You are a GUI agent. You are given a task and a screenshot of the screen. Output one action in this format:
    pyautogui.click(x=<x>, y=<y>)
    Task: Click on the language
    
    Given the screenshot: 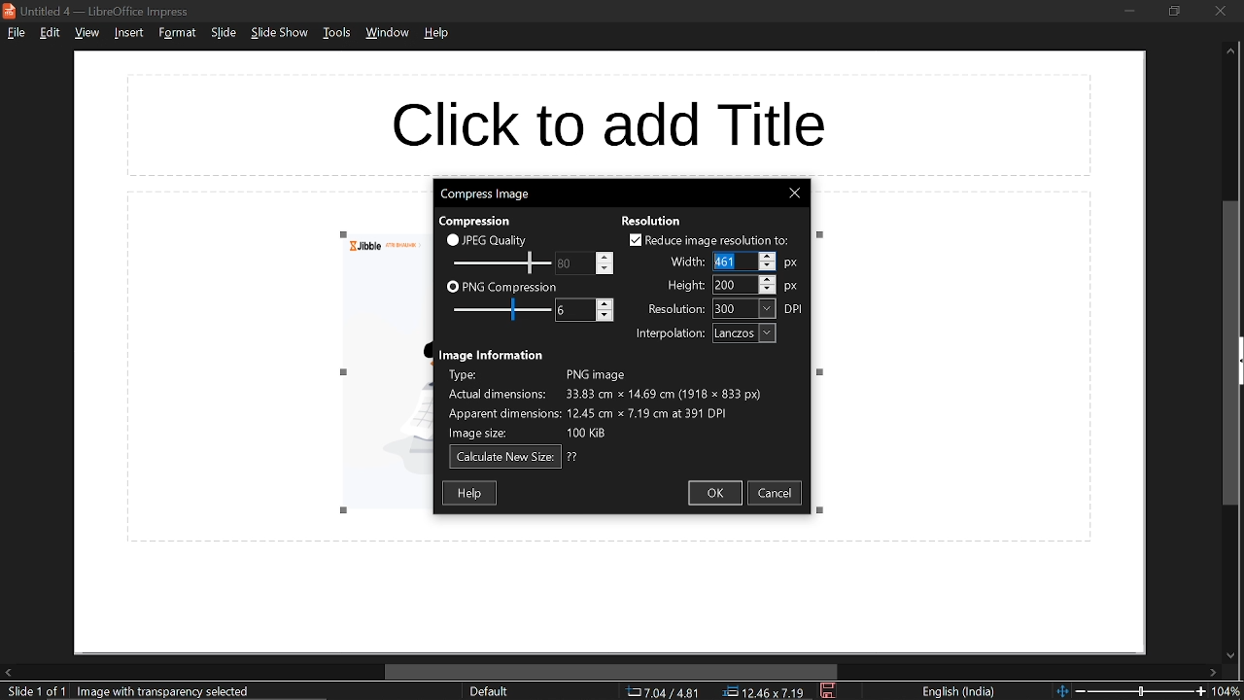 What is the action you would take?
    pyautogui.click(x=961, y=692)
    